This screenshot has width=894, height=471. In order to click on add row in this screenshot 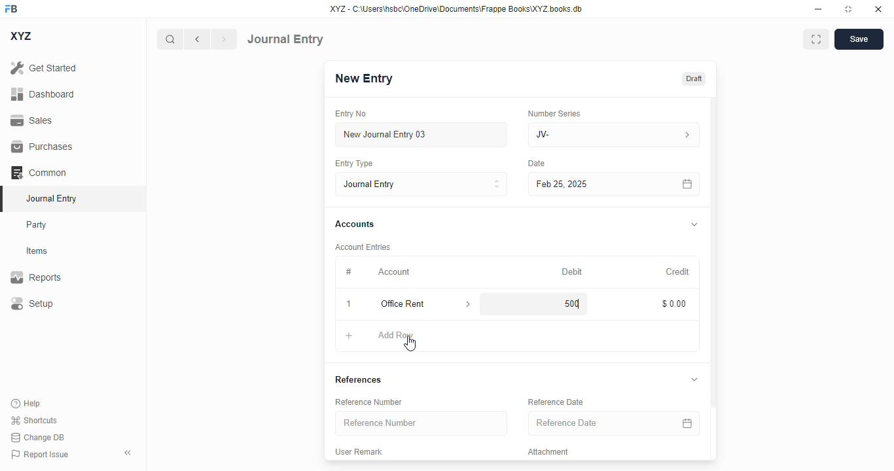, I will do `click(395, 335)`.